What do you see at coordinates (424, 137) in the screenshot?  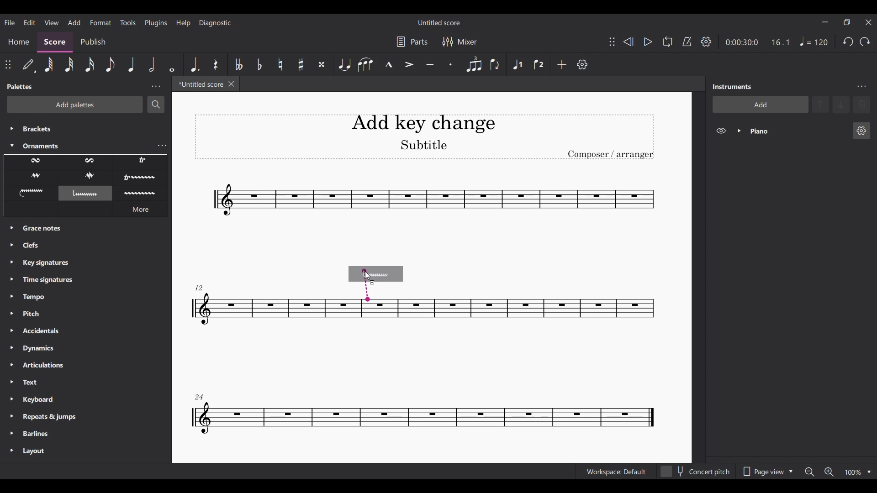 I see `Title, sub-title and composer name` at bounding box center [424, 137].